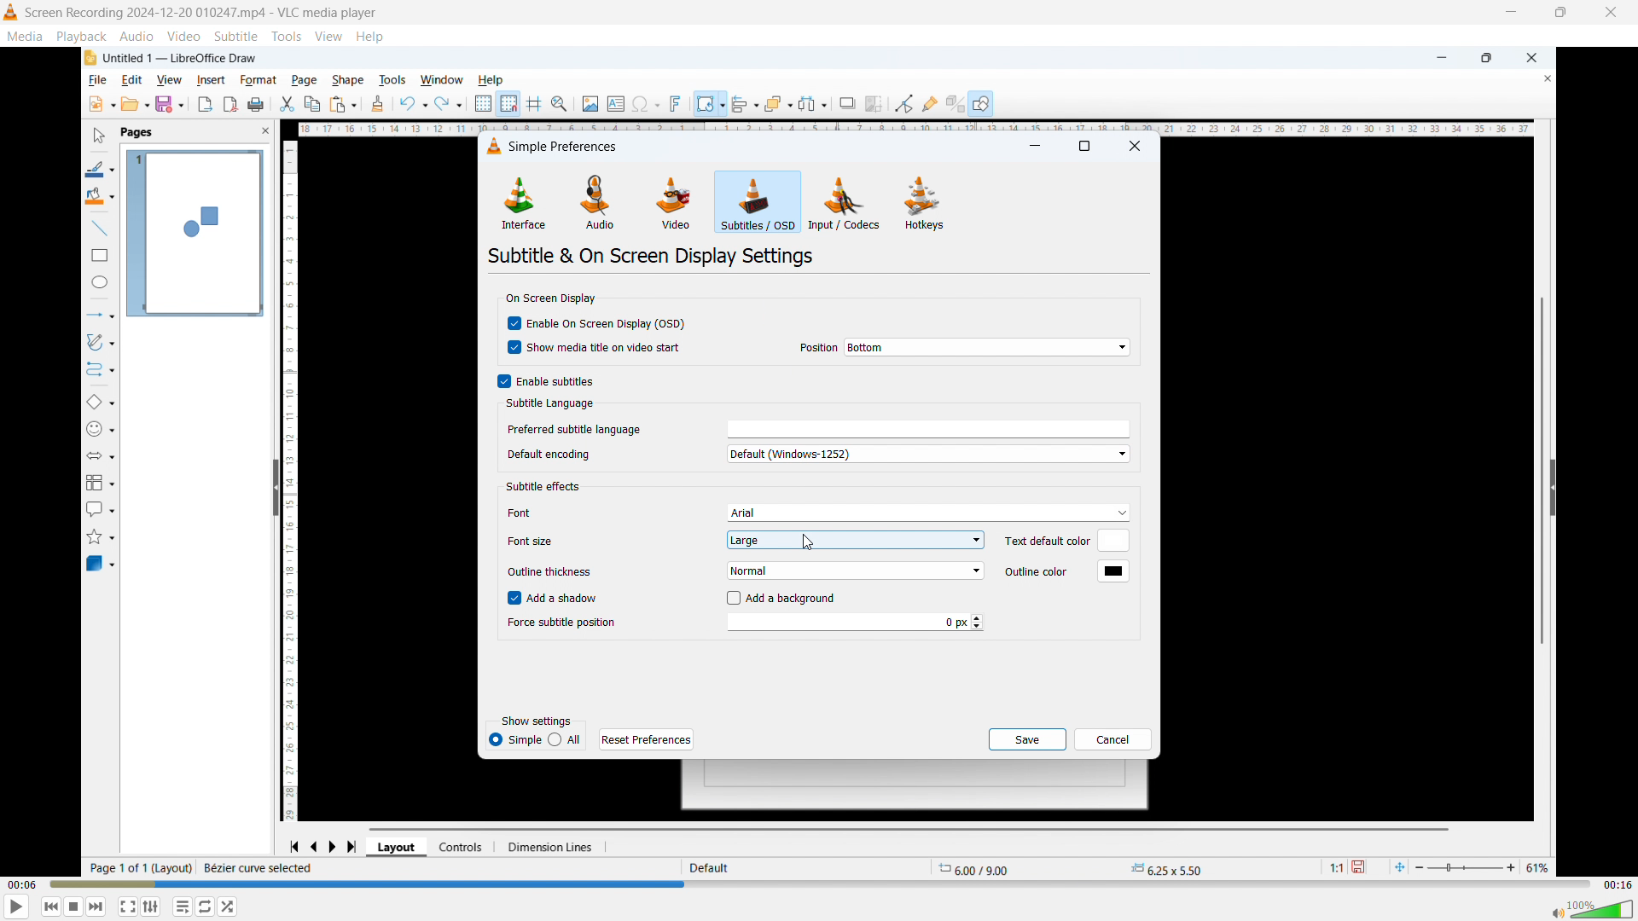 This screenshot has width=1638, height=921. Describe the element at coordinates (206, 907) in the screenshot. I see `Show advanced settings ` at that location.